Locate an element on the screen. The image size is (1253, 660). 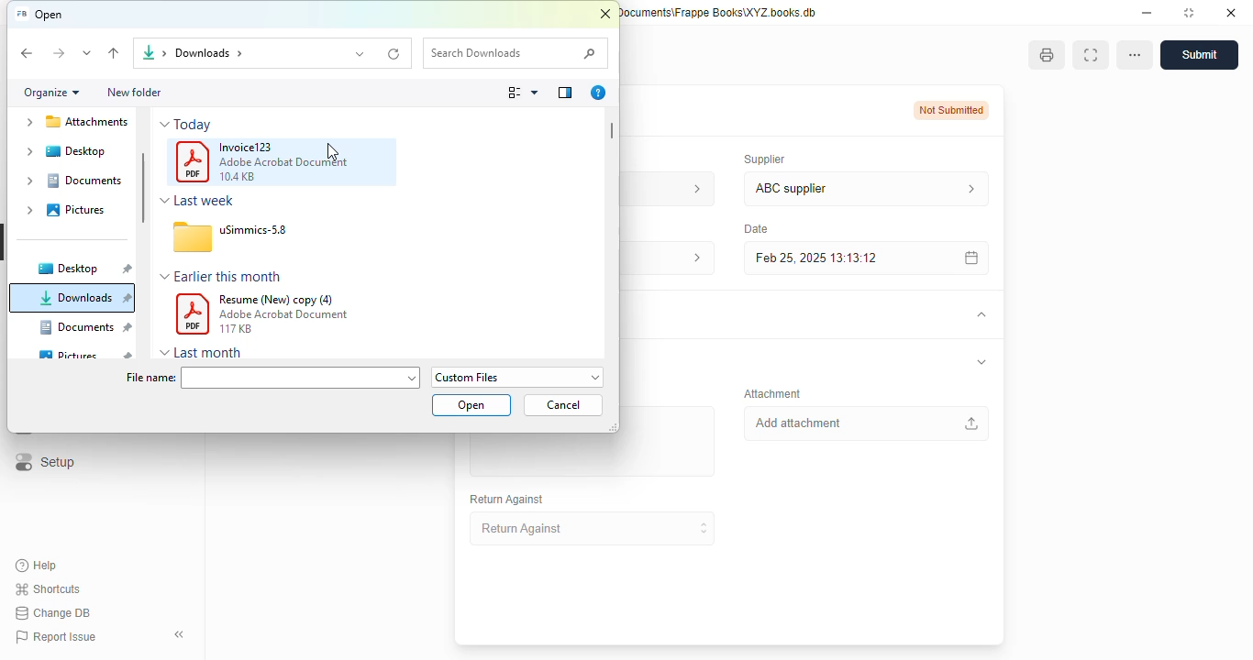
toggle maximize is located at coordinates (1188, 12).